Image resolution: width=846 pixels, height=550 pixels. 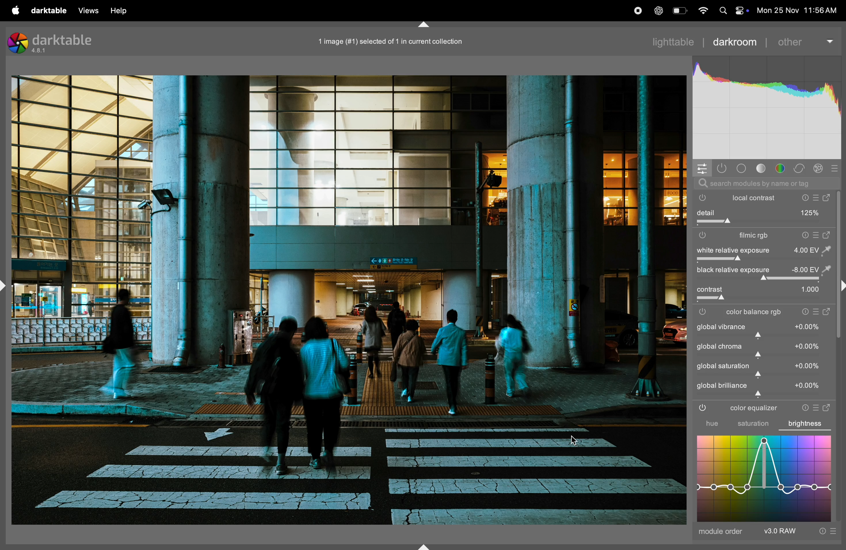 I want to click on Collapse or expand , so click(x=5, y=285).